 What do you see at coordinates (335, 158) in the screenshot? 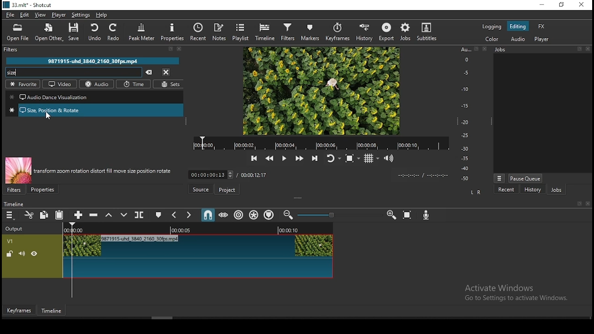
I see `toggle player looping` at bounding box center [335, 158].